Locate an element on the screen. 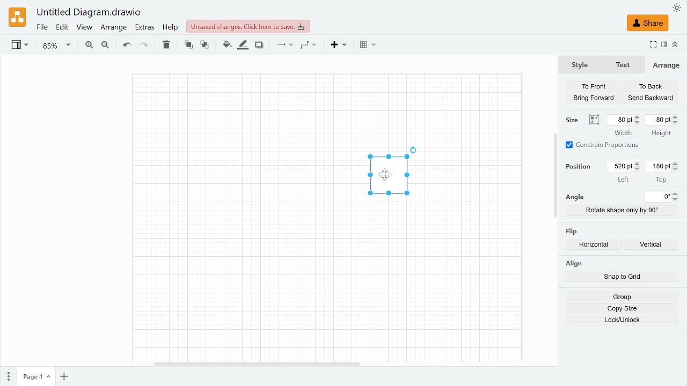 Image resolution: width=687 pixels, height=386 pixels. Cursor is located at coordinates (389, 177).